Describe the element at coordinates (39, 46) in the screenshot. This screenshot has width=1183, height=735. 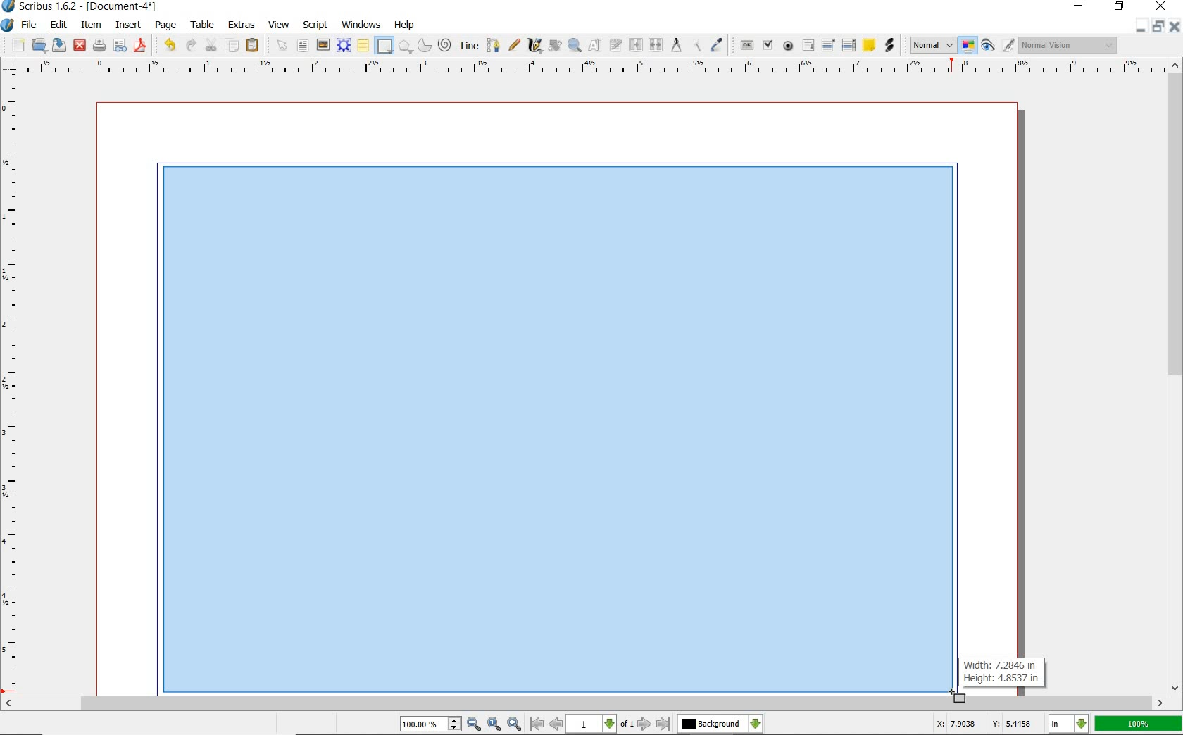
I see `open` at that location.